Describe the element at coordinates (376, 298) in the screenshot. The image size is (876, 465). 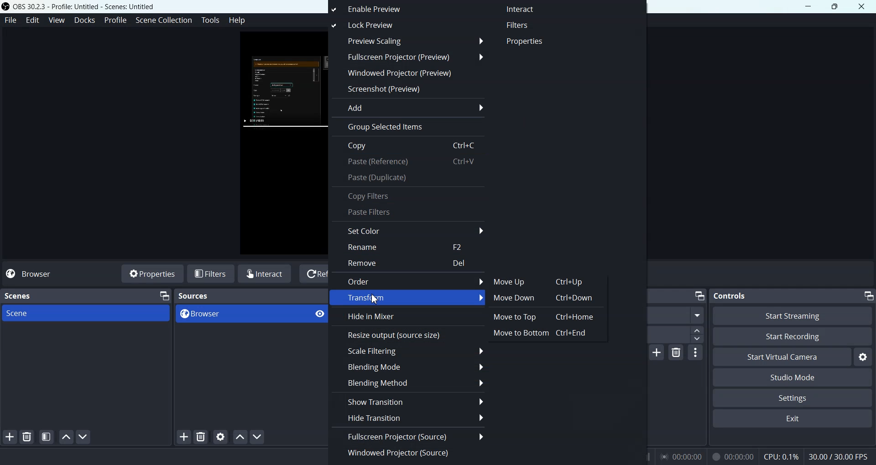
I see `Cursor` at that location.